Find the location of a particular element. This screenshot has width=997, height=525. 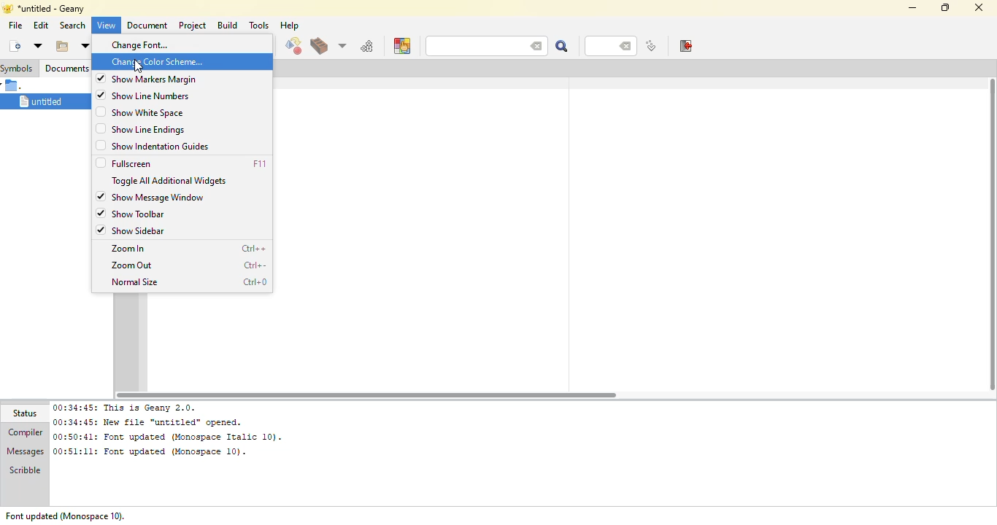

enabled is located at coordinates (100, 78).